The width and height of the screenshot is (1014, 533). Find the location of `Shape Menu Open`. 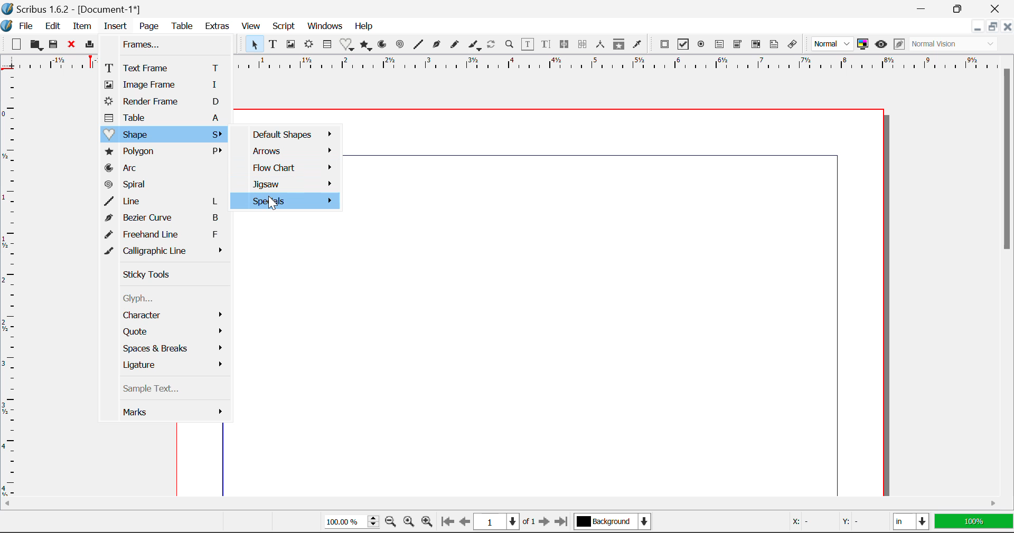

Shape Menu Open is located at coordinates (164, 134).